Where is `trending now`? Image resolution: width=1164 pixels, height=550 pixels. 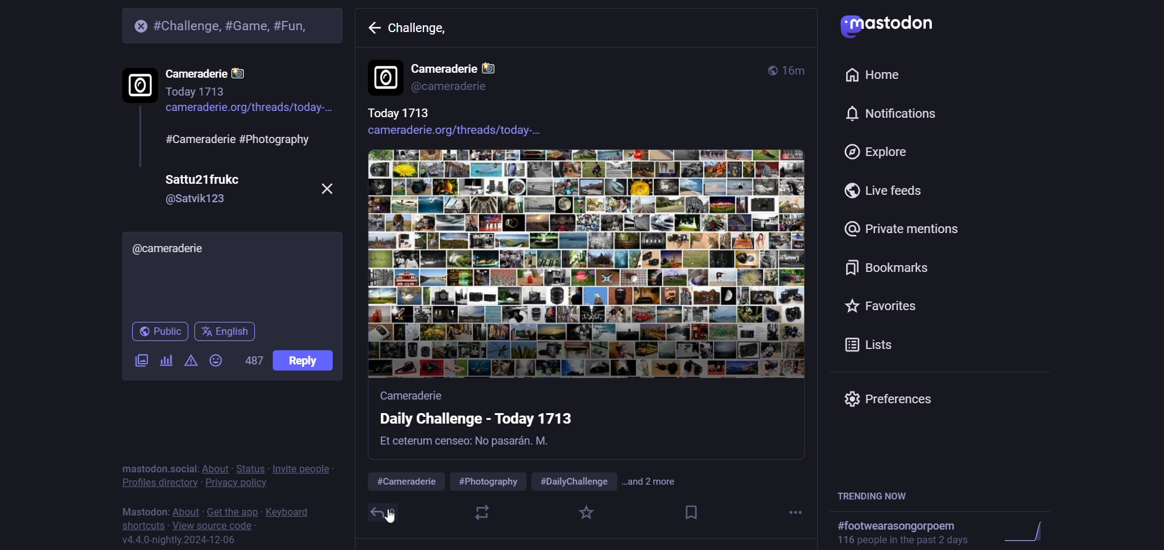
trending now is located at coordinates (879, 495).